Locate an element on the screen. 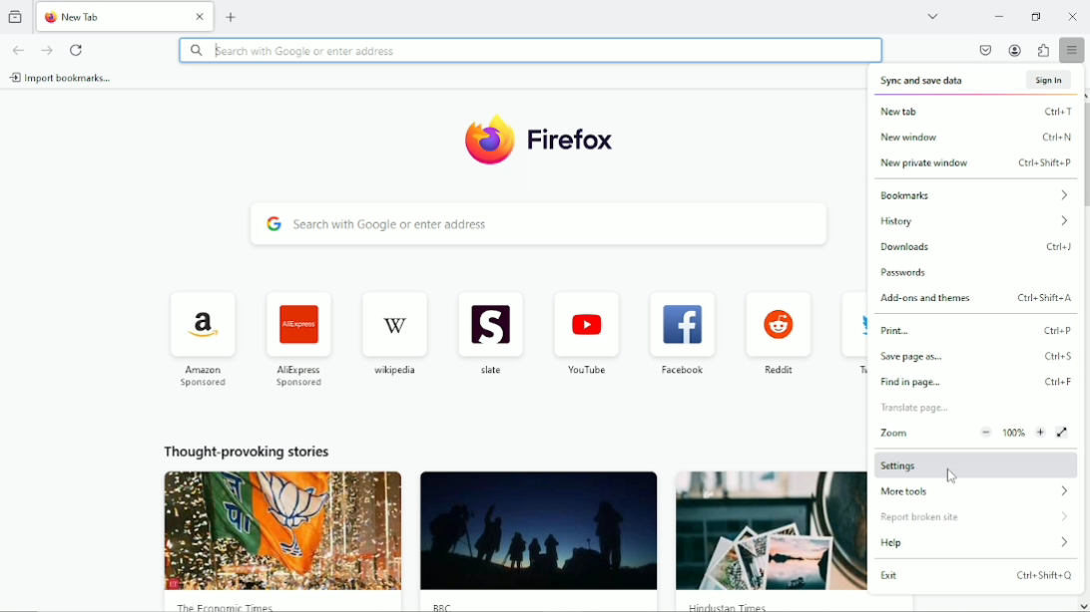 The height and width of the screenshot is (612, 1090). Zoom is located at coordinates (960, 432).